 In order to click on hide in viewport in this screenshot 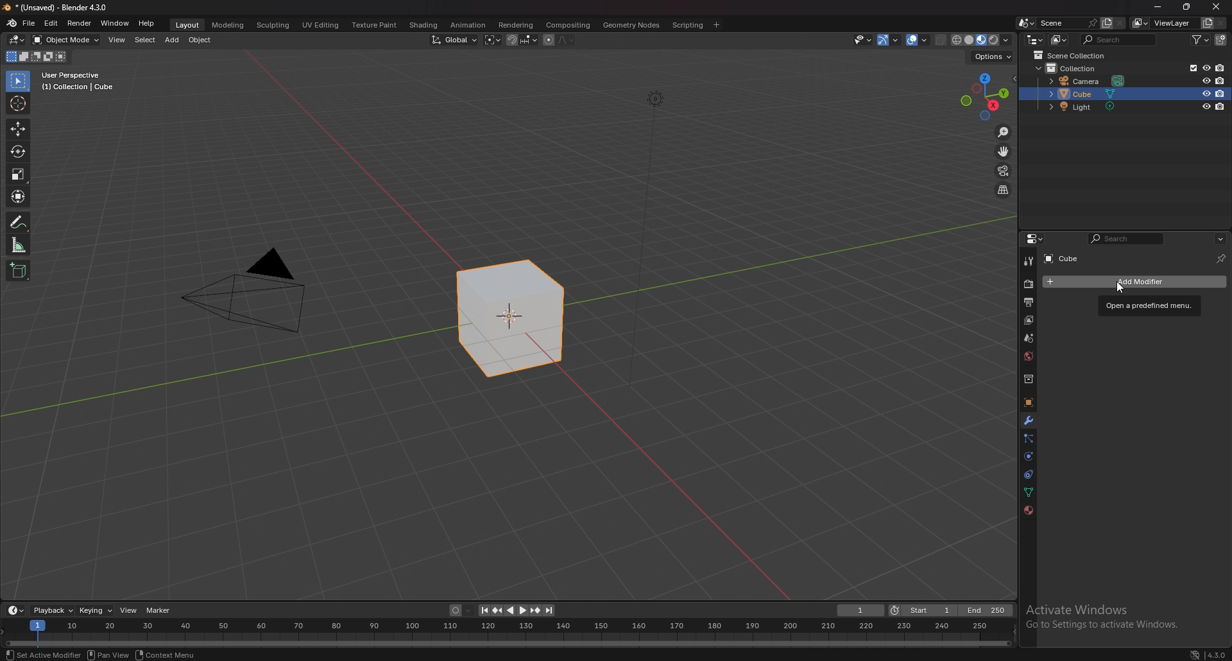, I will do `click(1206, 94)`.